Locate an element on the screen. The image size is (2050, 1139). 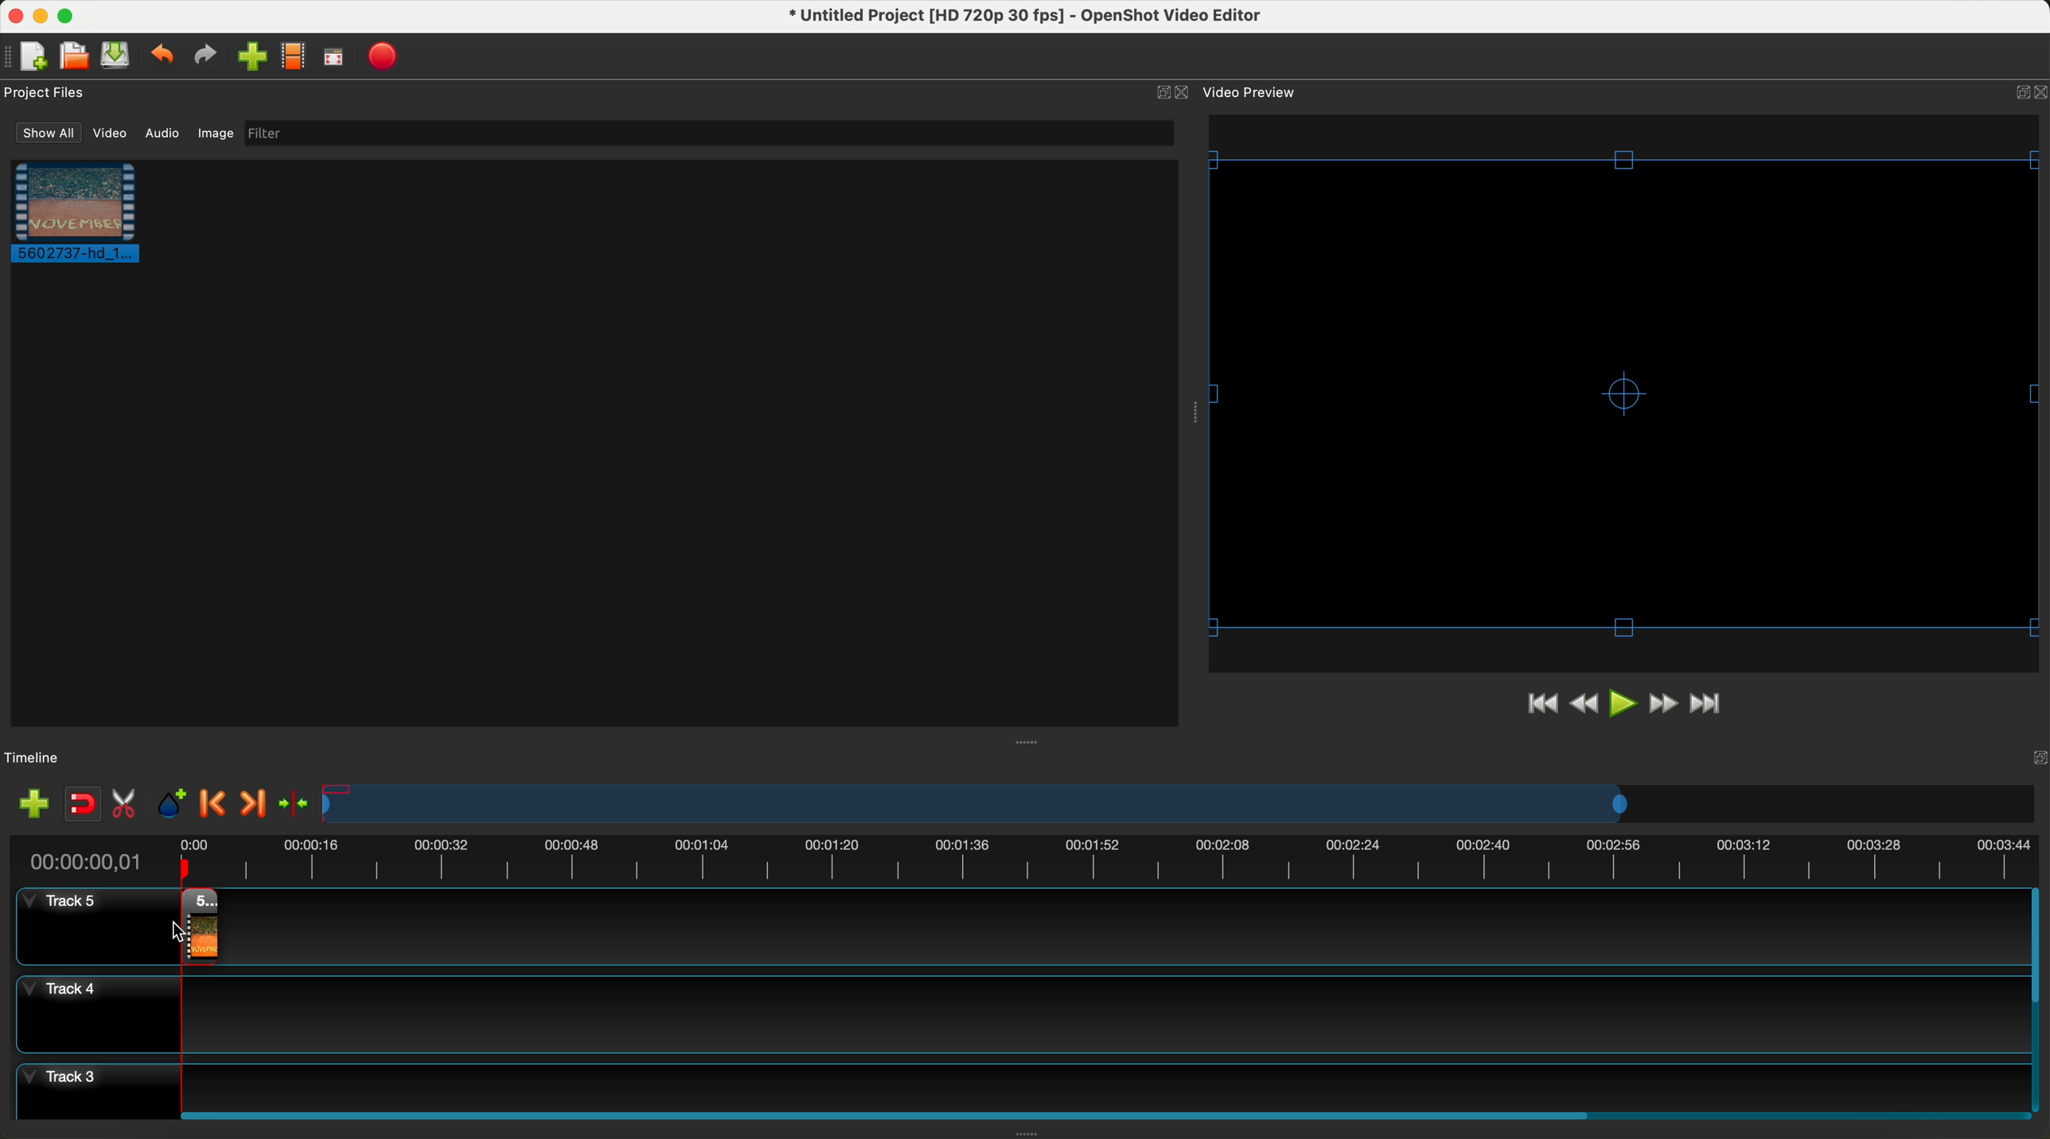
add marker is located at coordinates (173, 805).